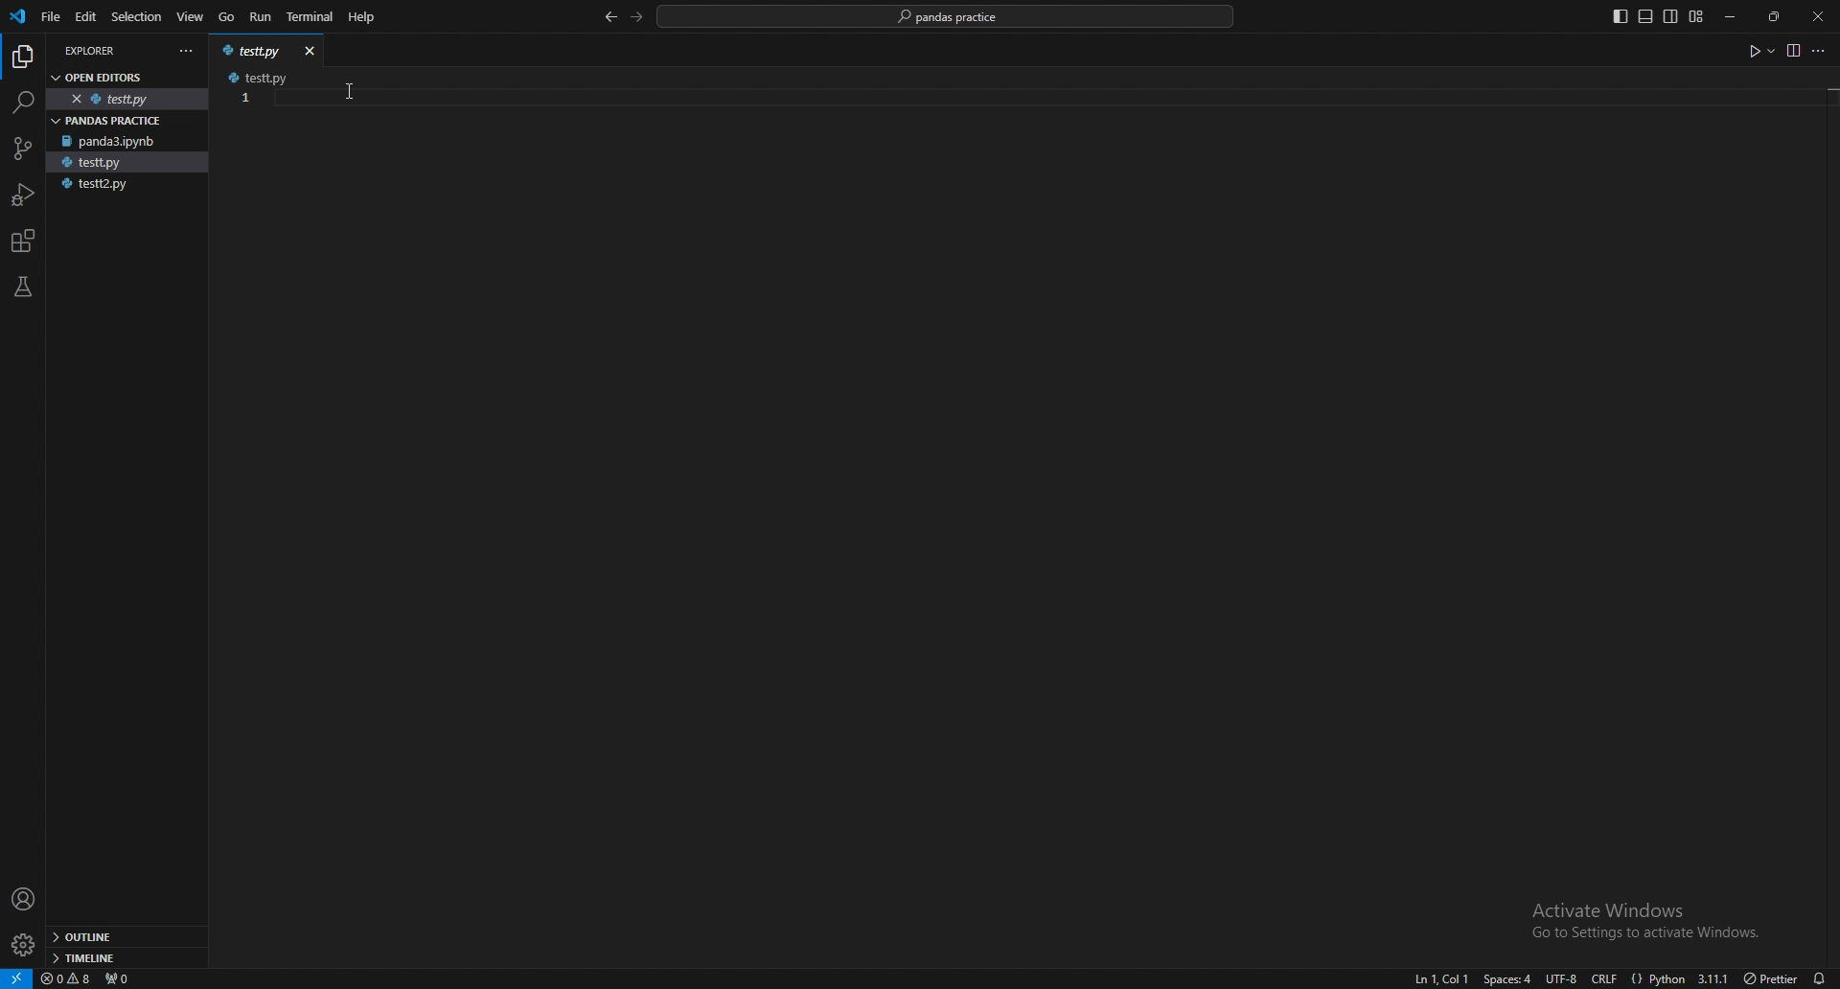 The height and width of the screenshot is (989, 1840). Describe the element at coordinates (1770, 977) in the screenshot. I see `) Prettier` at that location.